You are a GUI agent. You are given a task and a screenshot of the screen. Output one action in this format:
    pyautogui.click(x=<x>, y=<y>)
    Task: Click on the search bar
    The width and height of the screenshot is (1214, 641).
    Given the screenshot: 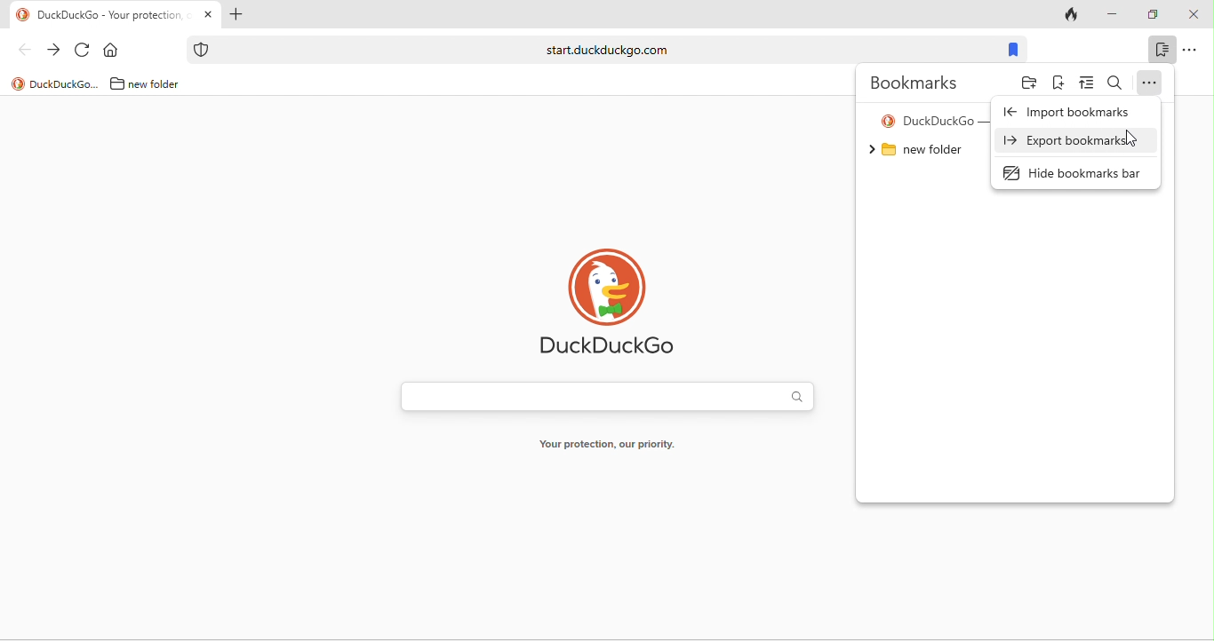 What is the action you would take?
    pyautogui.click(x=609, y=396)
    